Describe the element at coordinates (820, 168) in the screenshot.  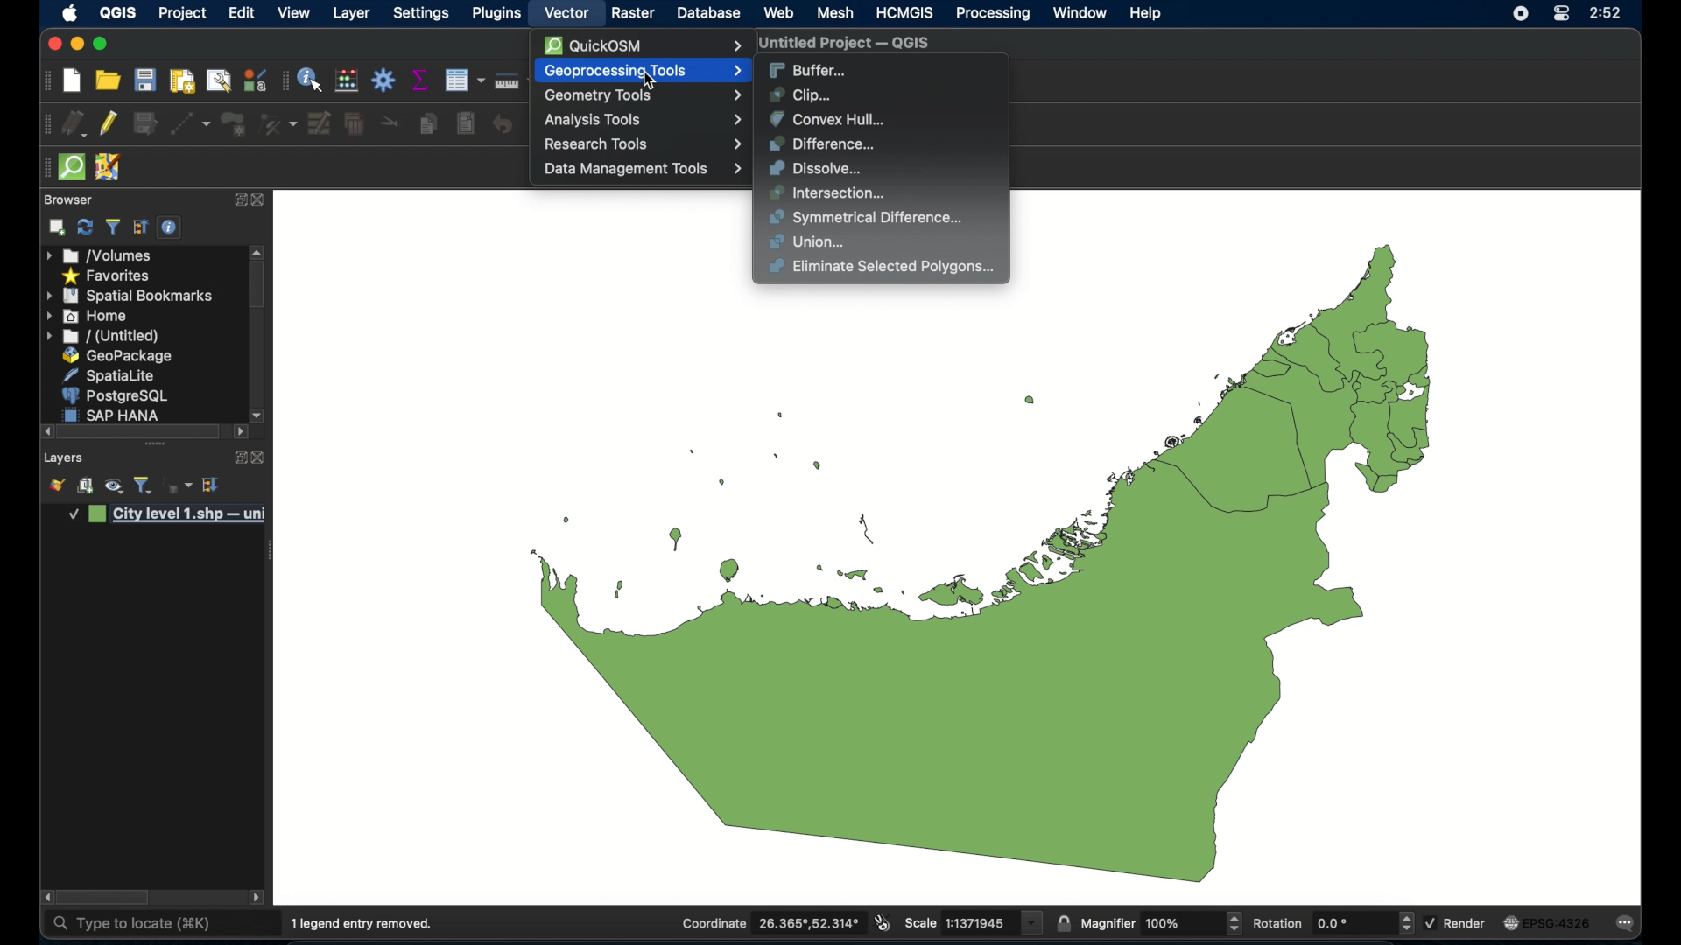
I see `dissolve` at that location.